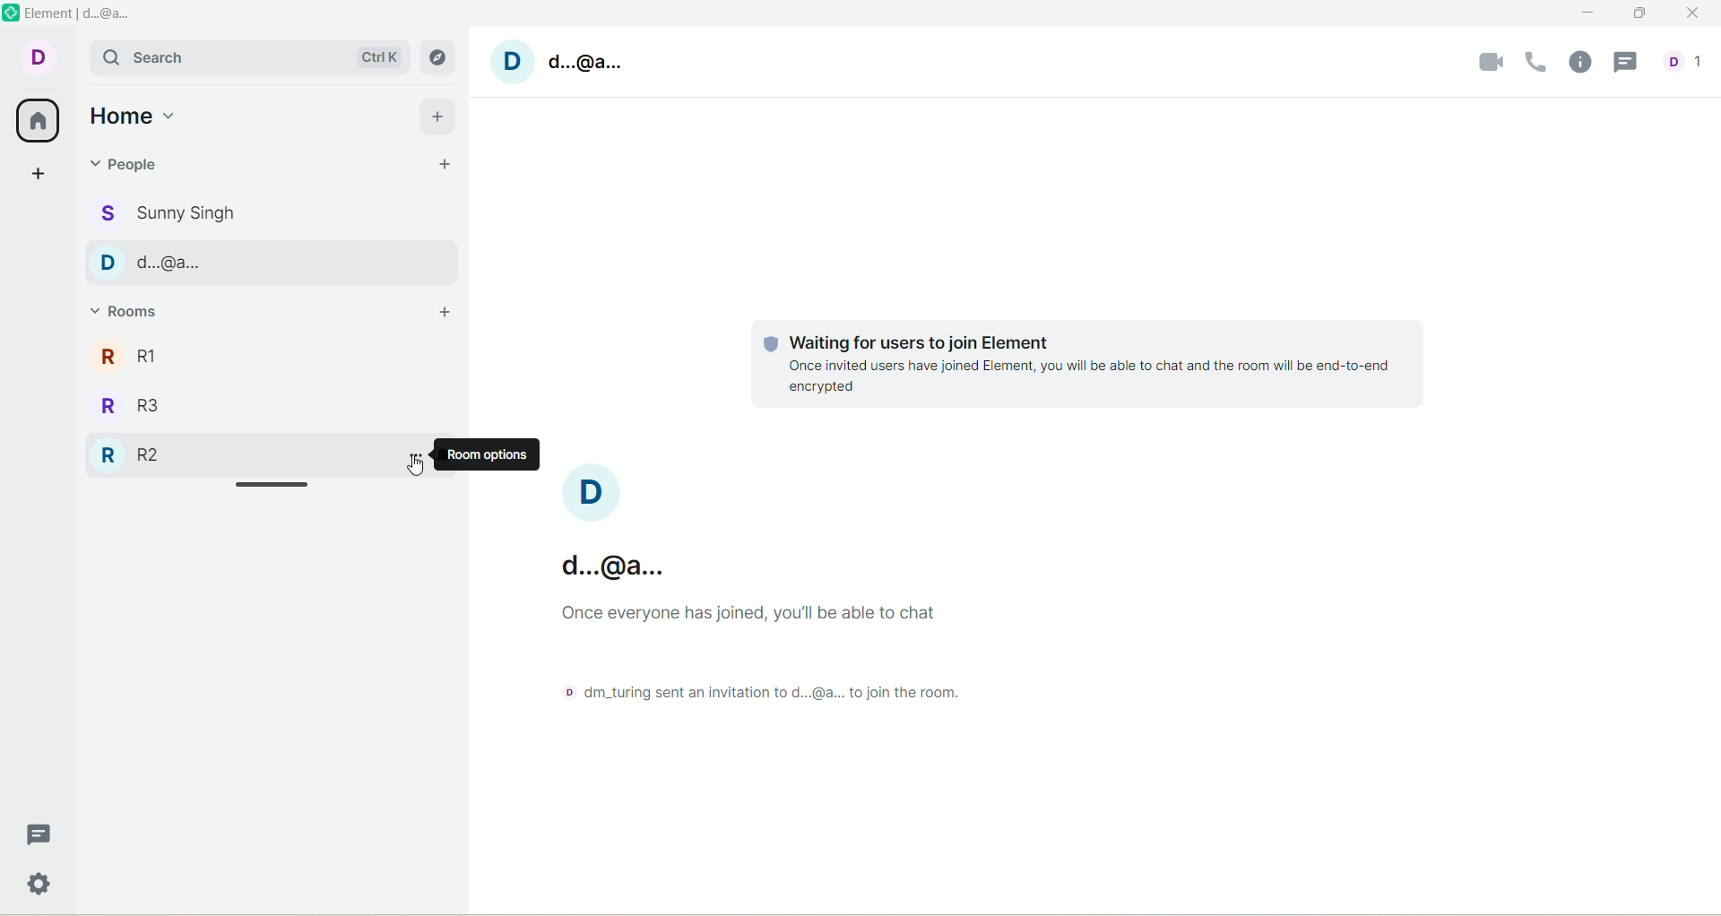 The image size is (1721, 916). I want to click on home, so click(137, 113).